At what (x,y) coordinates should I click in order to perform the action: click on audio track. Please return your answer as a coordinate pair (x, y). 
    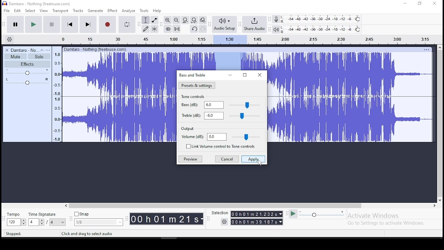
    Looking at the image, I should click on (119, 74).